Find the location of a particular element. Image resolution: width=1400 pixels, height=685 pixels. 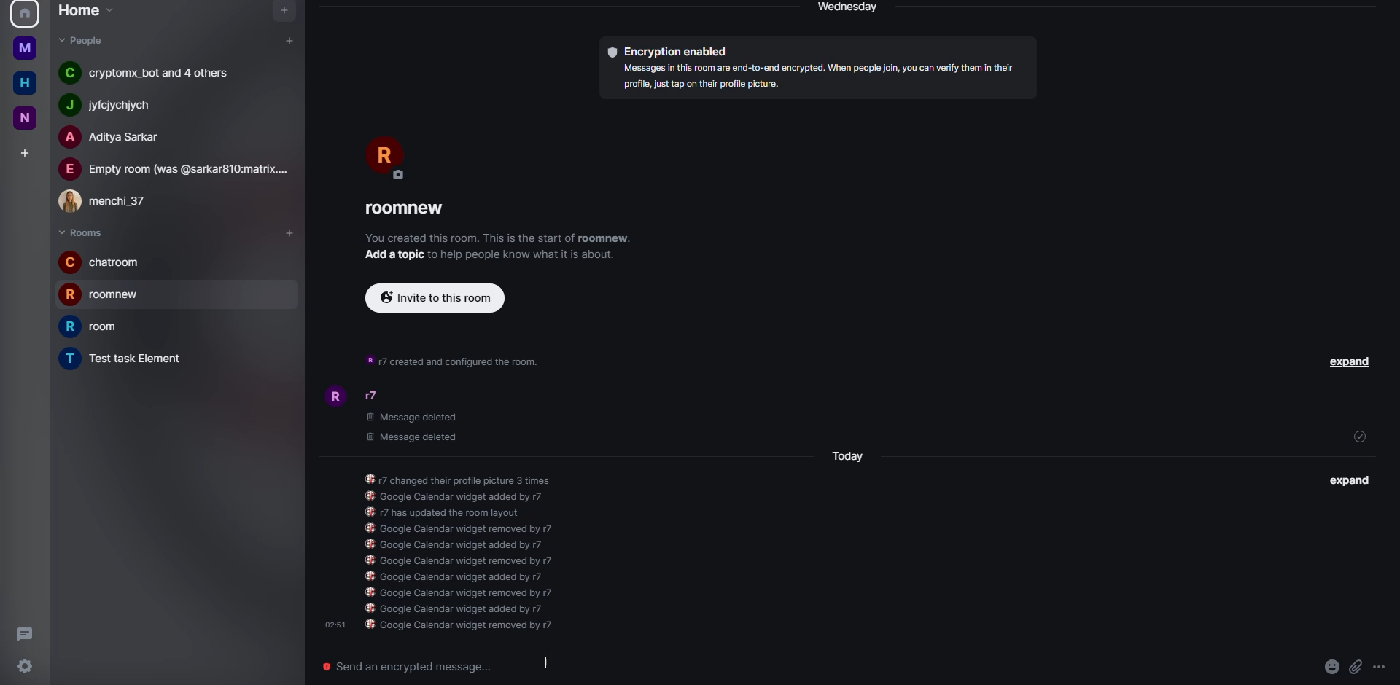

navigator is located at coordinates (282, 12).